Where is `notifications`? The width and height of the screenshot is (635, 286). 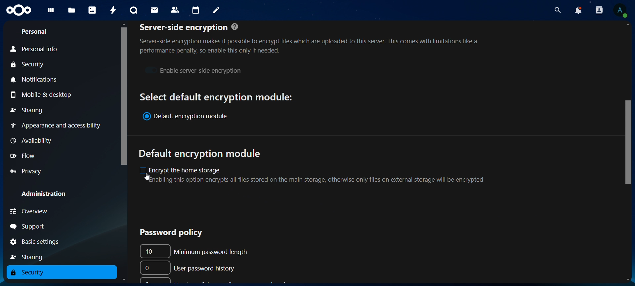
notifications is located at coordinates (35, 79).